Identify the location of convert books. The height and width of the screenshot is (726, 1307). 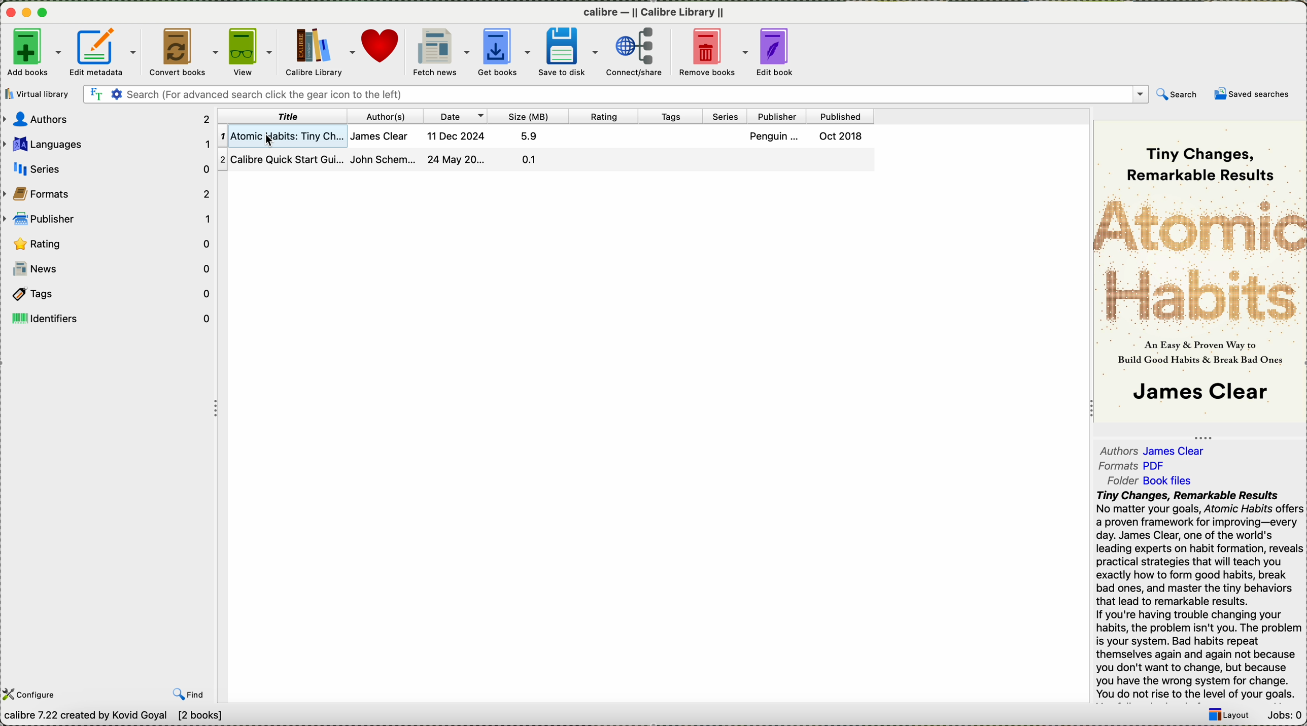
(185, 52).